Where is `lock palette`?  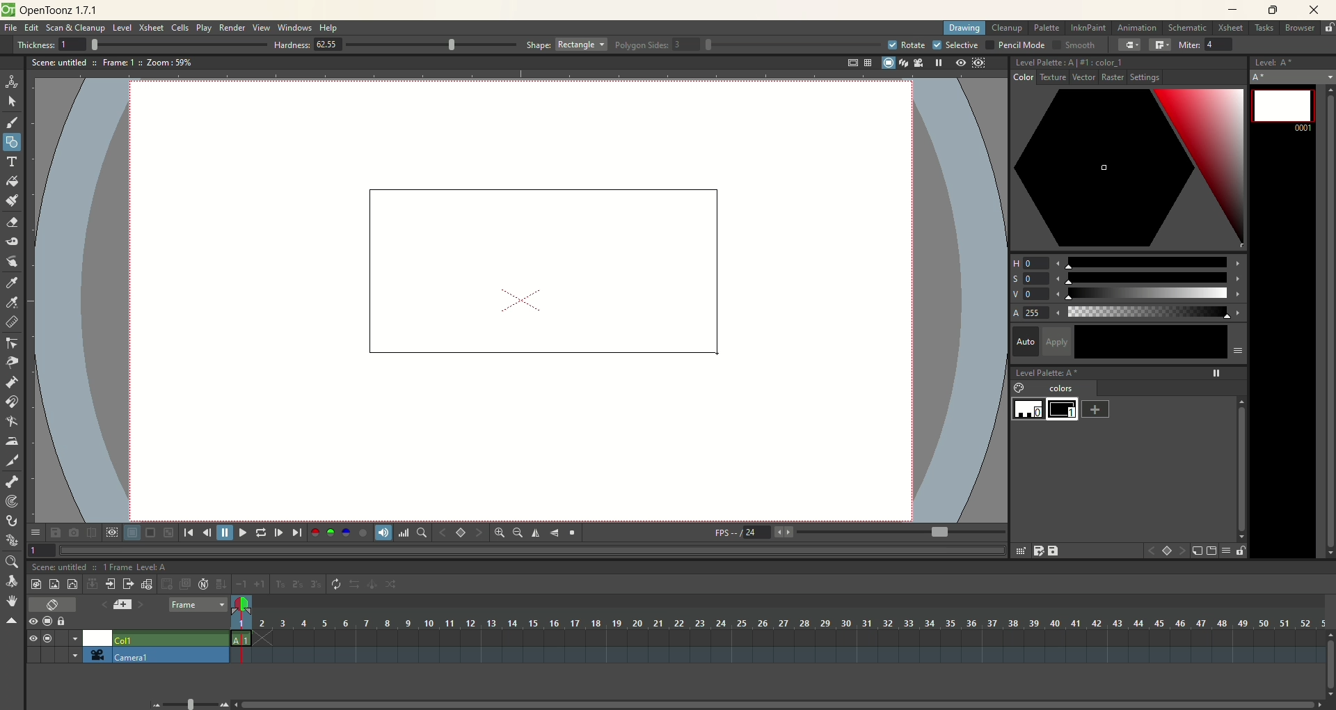
lock palette is located at coordinates (1232, 551).